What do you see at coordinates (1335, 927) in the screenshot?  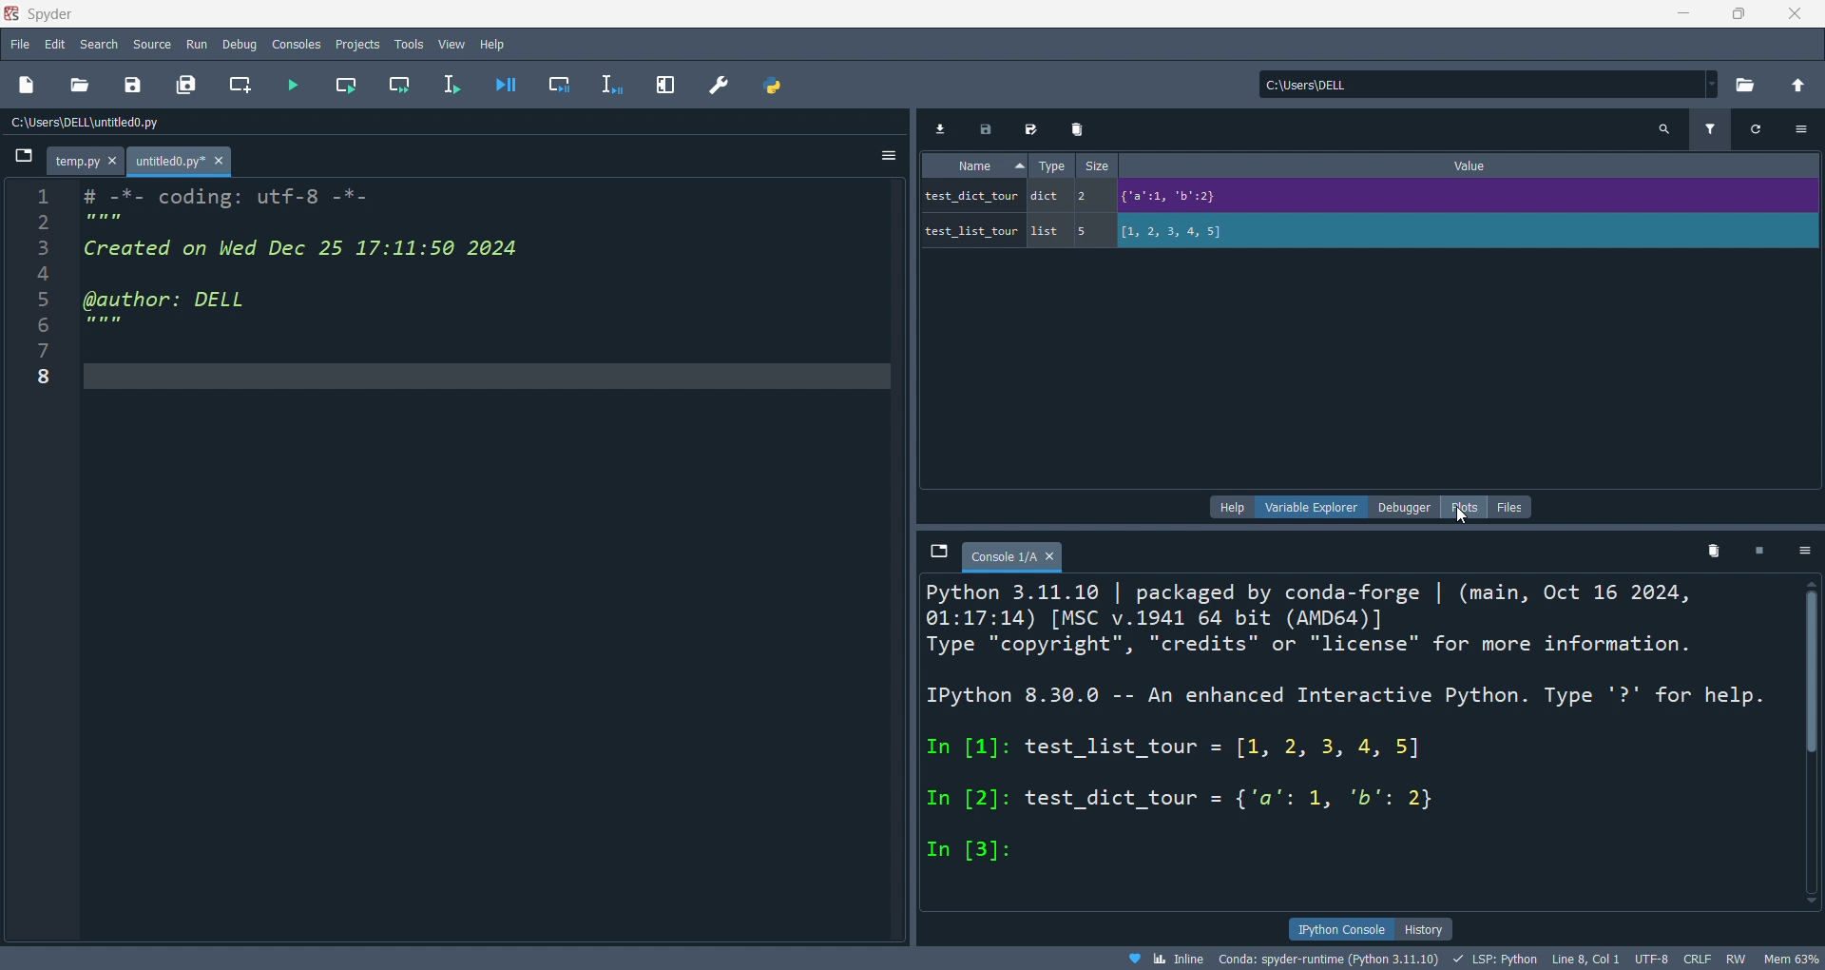 I see `ipyhton console` at bounding box center [1335, 927].